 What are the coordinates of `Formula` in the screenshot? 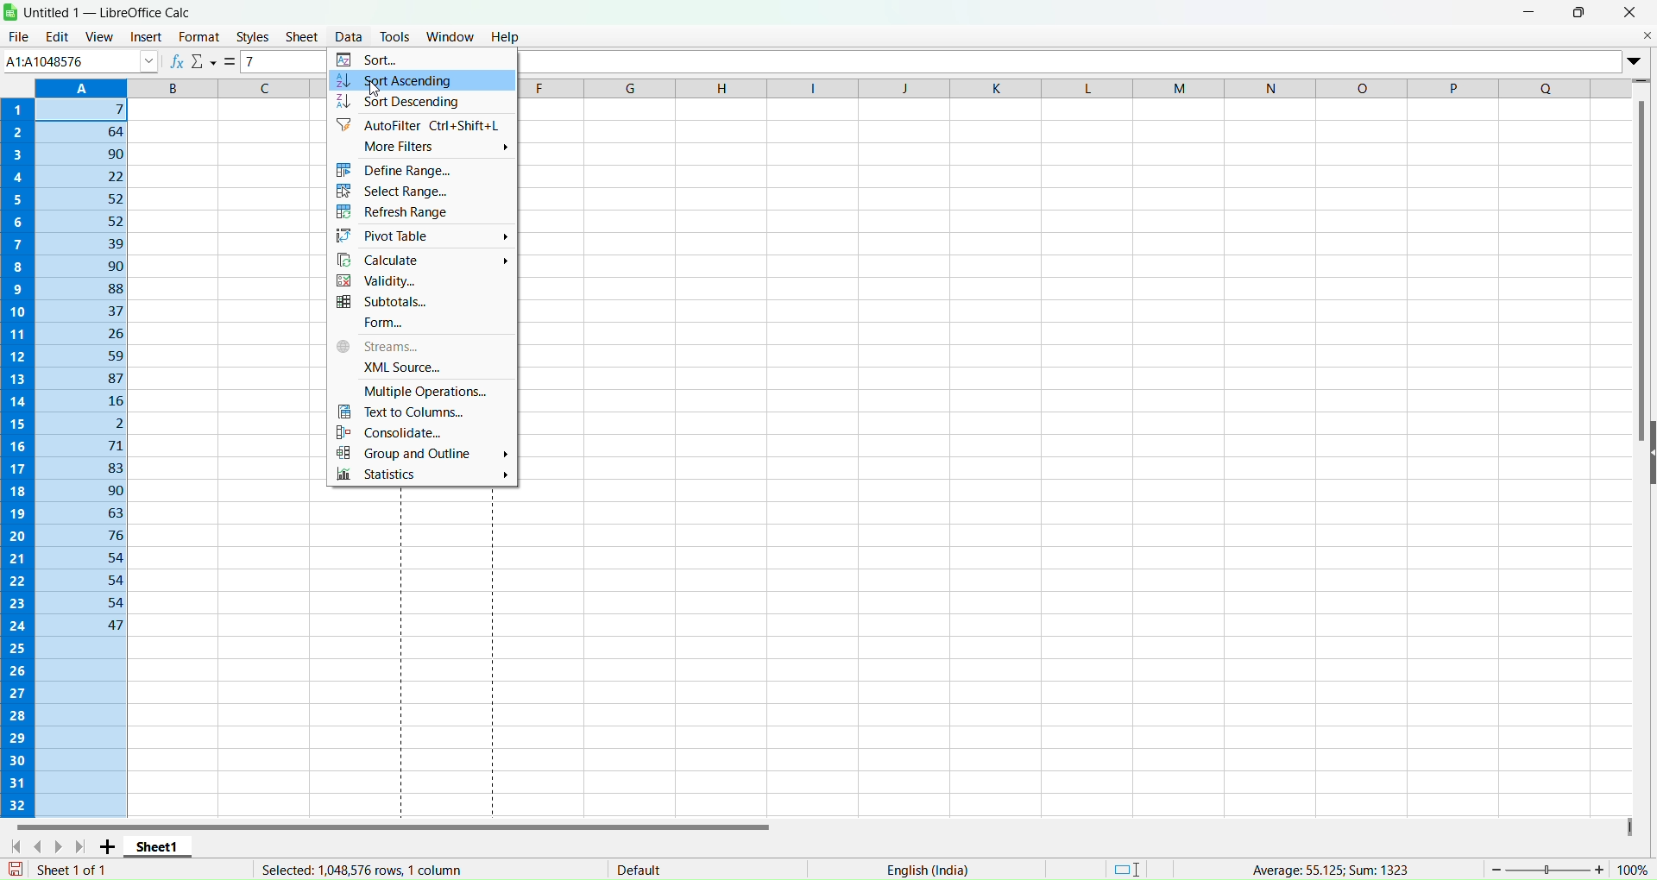 It's located at (232, 62).